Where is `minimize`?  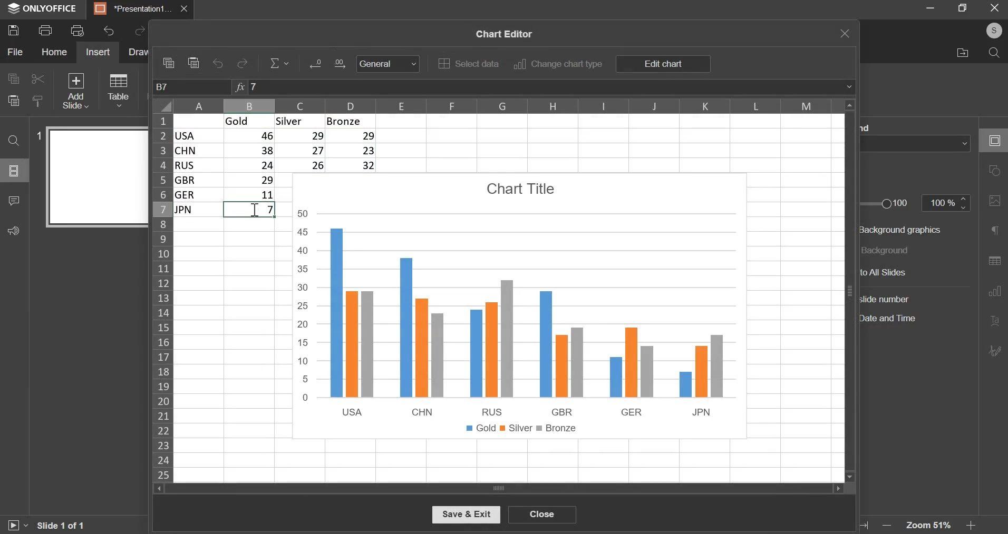
minimize is located at coordinates (931, 6).